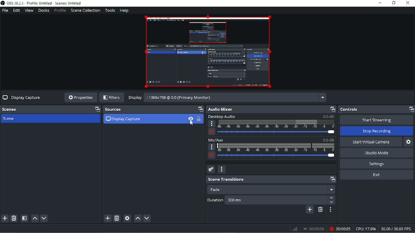  What do you see at coordinates (310, 210) in the screenshot?
I see `Add configurable transition` at bounding box center [310, 210].